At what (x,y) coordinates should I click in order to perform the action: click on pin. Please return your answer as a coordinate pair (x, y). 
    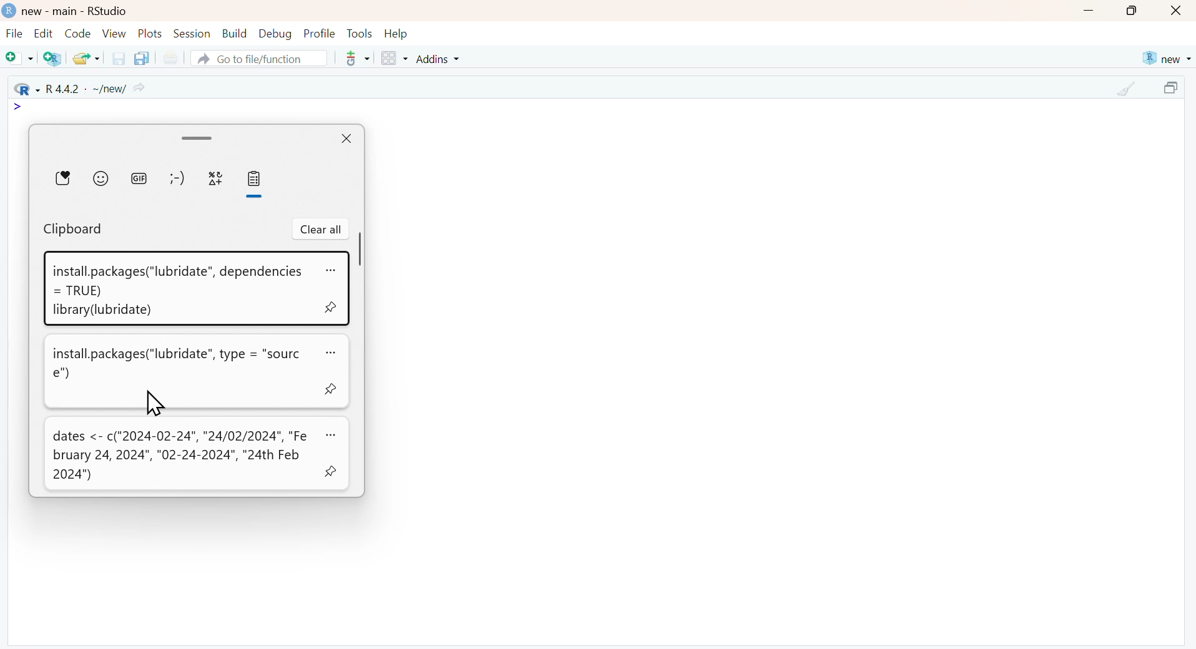
    Looking at the image, I should click on (330, 309).